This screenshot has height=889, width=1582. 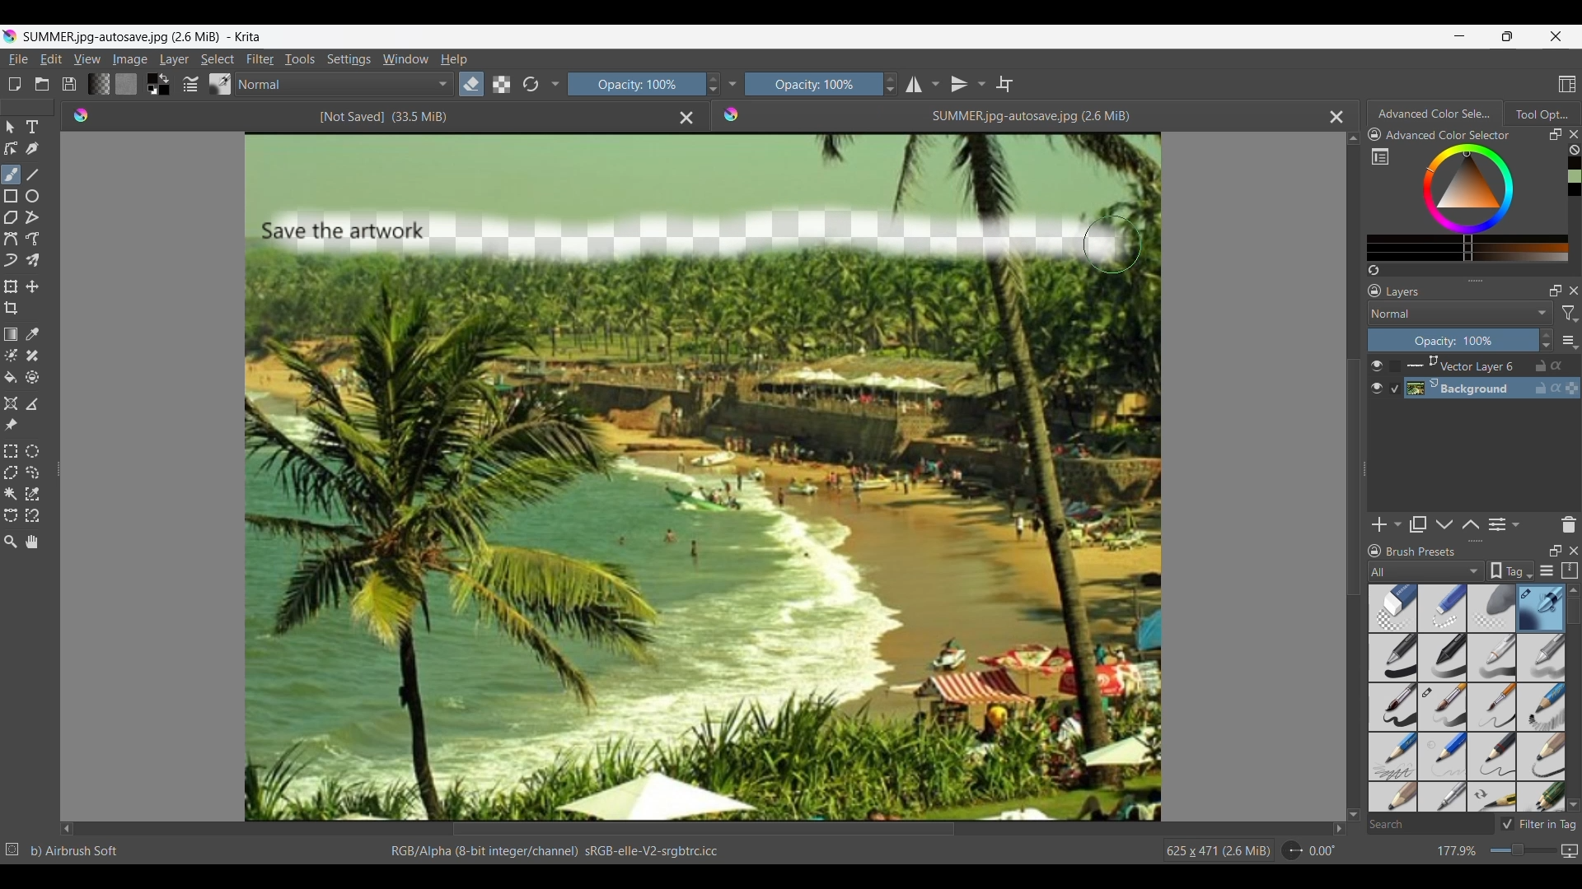 I want to click on Freehand brush tool, current selection, so click(x=12, y=175).